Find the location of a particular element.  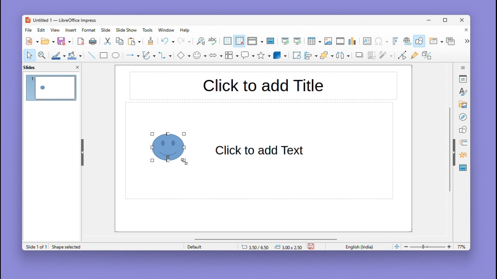

Draw function is located at coordinates (420, 41).